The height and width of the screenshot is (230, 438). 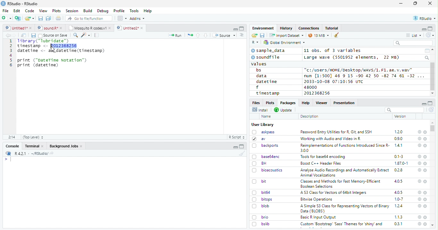 What do you see at coordinates (263, 36) in the screenshot?
I see `Save` at bounding box center [263, 36].